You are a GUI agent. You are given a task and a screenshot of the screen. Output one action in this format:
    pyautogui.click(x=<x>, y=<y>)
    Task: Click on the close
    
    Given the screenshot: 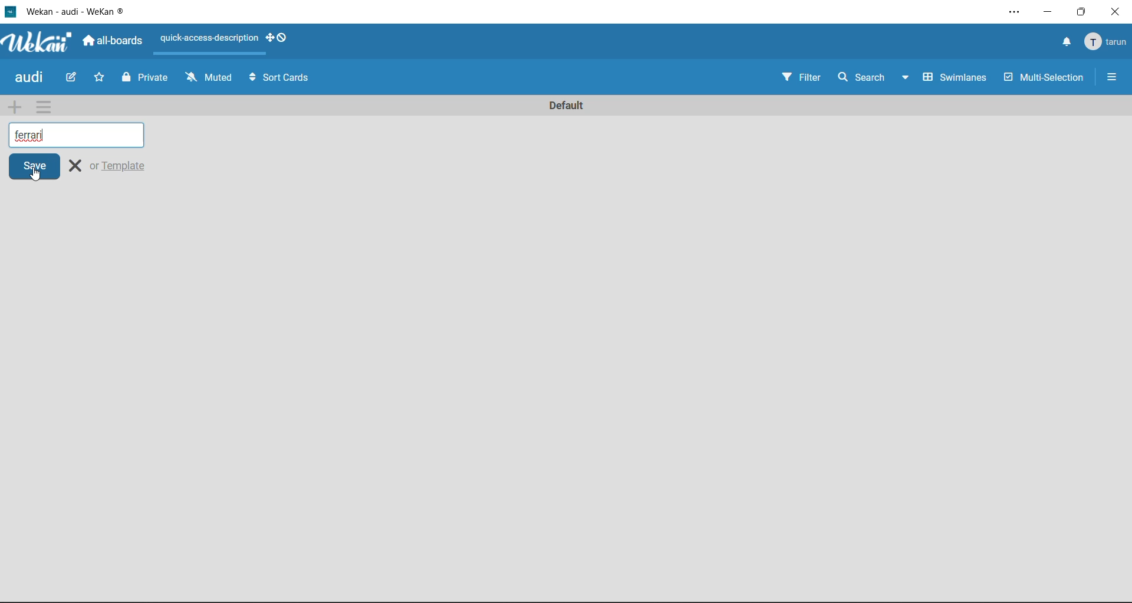 What is the action you would take?
    pyautogui.click(x=76, y=166)
    